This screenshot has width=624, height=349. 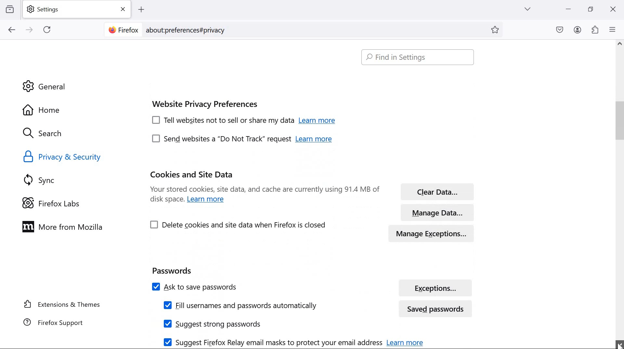 What do you see at coordinates (64, 157) in the screenshot?
I see `Privacy & security` at bounding box center [64, 157].